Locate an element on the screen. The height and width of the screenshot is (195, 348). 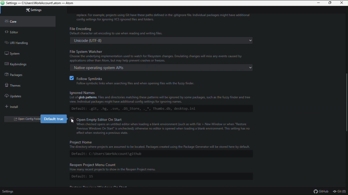
follow symlinks is located at coordinates (165, 79).